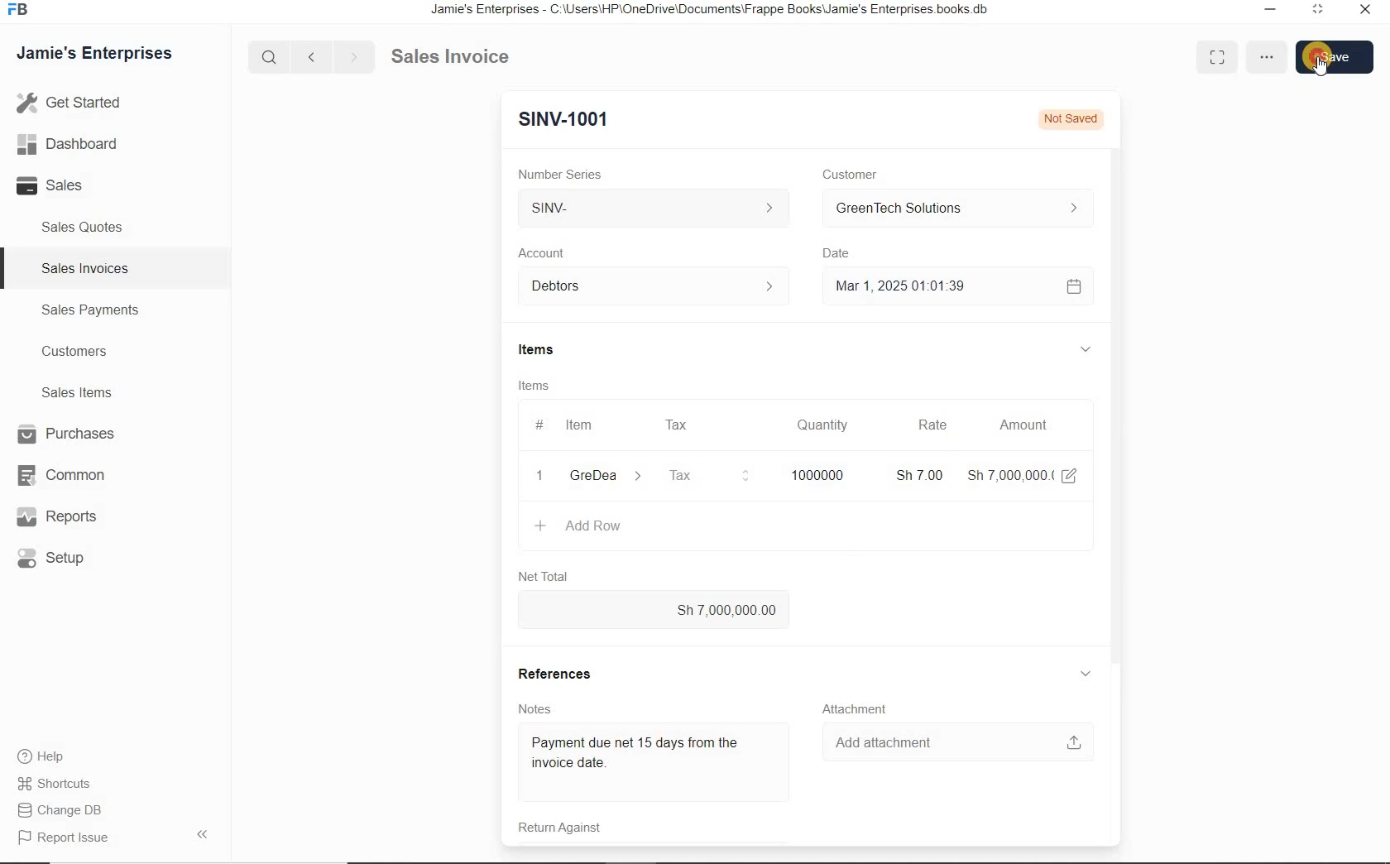 This screenshot has width=1390, height=864. What do you see at coordinates (603, 477) in the screenshot?
I see `GreDea ` at bounding box center [603, 477].